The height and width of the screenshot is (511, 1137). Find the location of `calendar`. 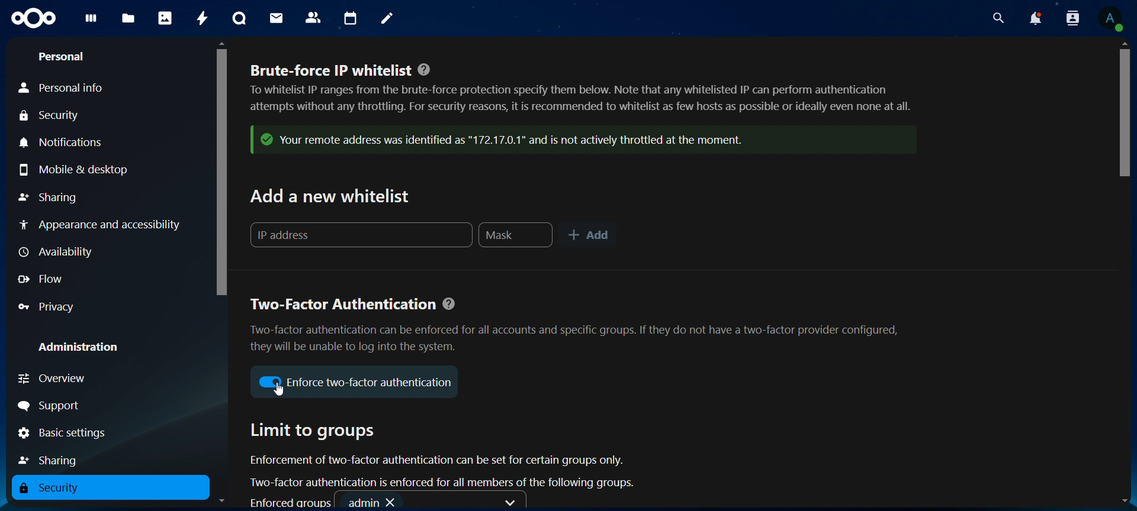

calendar is located at coordinates (351, 20).